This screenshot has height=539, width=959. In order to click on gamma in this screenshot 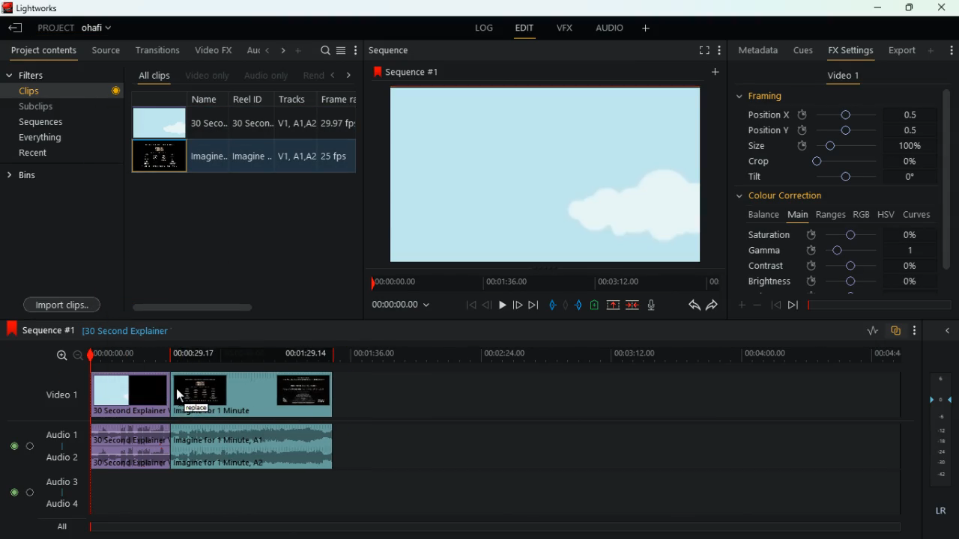, I will do `click(832, 250)`.